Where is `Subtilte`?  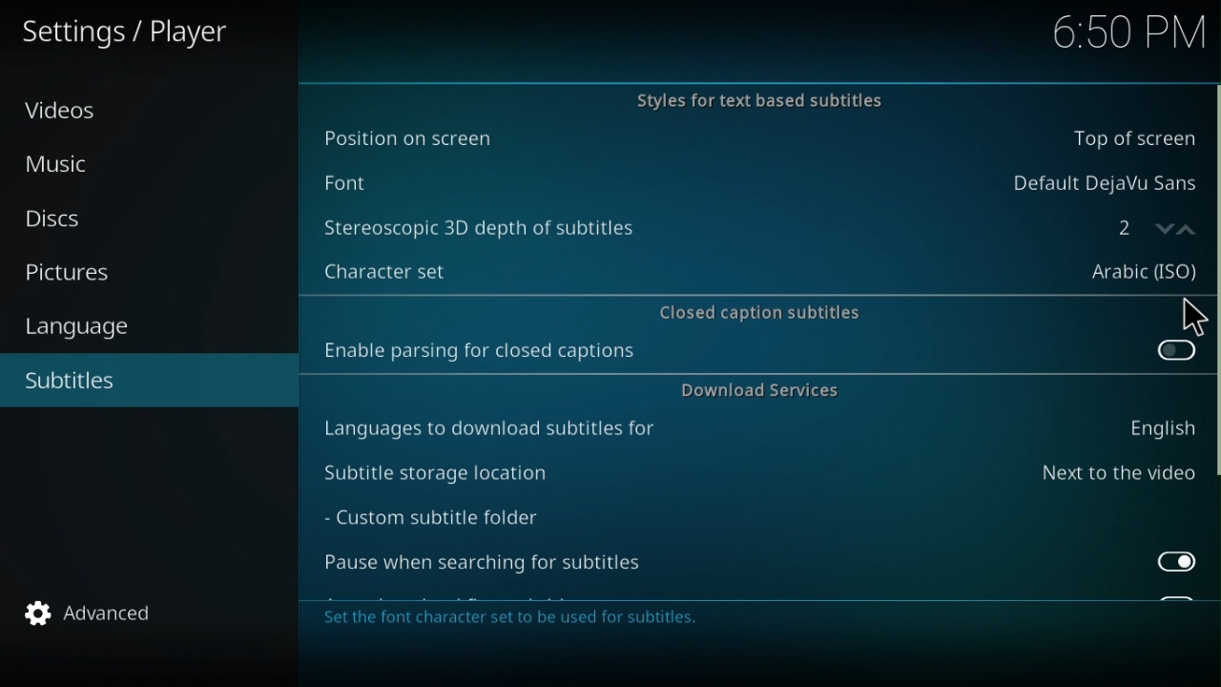 Subtilte is located at coordinates (72, 382).